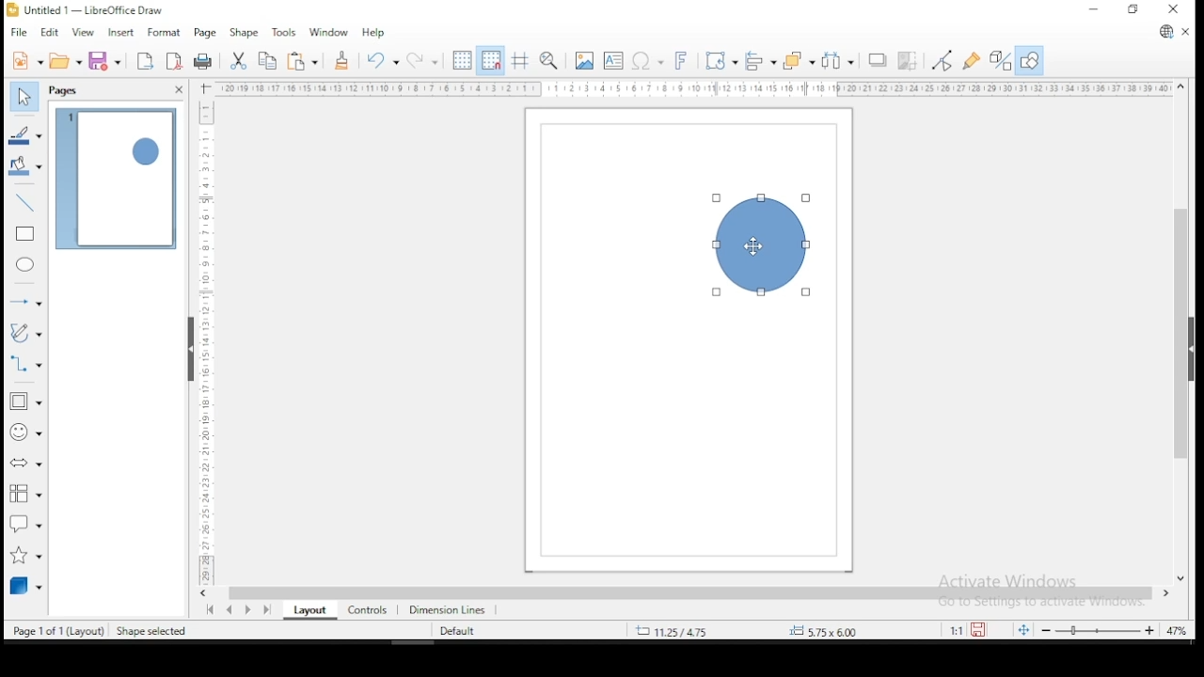 The height and width of the screenshot is (677, 1204). Describe the element at coordinates (341, 60) in the screenshot. I see `clone formatting` at that location.